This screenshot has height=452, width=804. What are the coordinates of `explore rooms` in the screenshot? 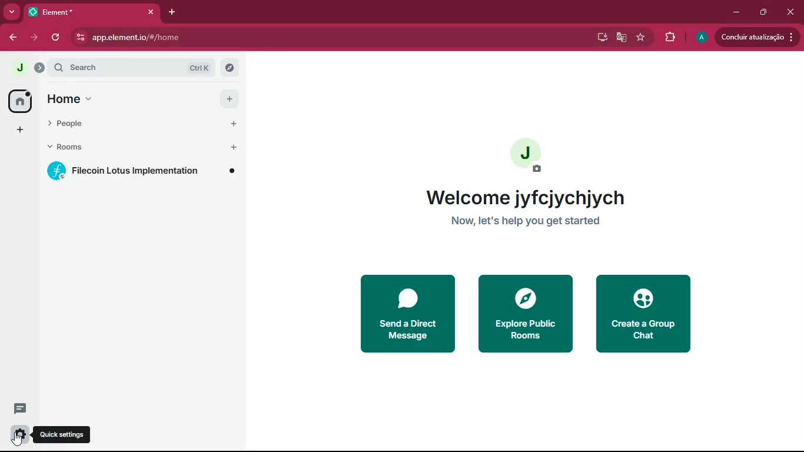 It's located at (230, 68).